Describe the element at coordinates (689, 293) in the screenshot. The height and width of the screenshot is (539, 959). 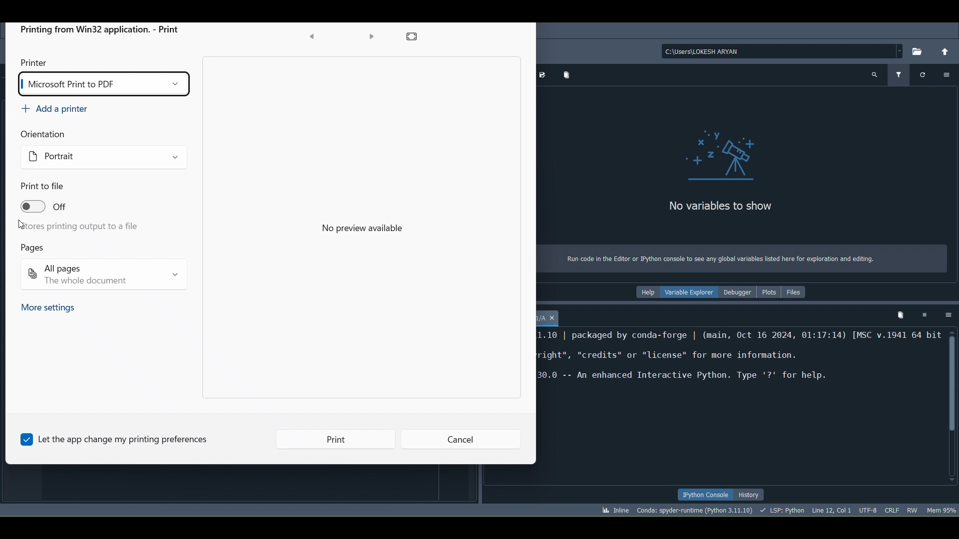
I see `Variable explorer` at that location.